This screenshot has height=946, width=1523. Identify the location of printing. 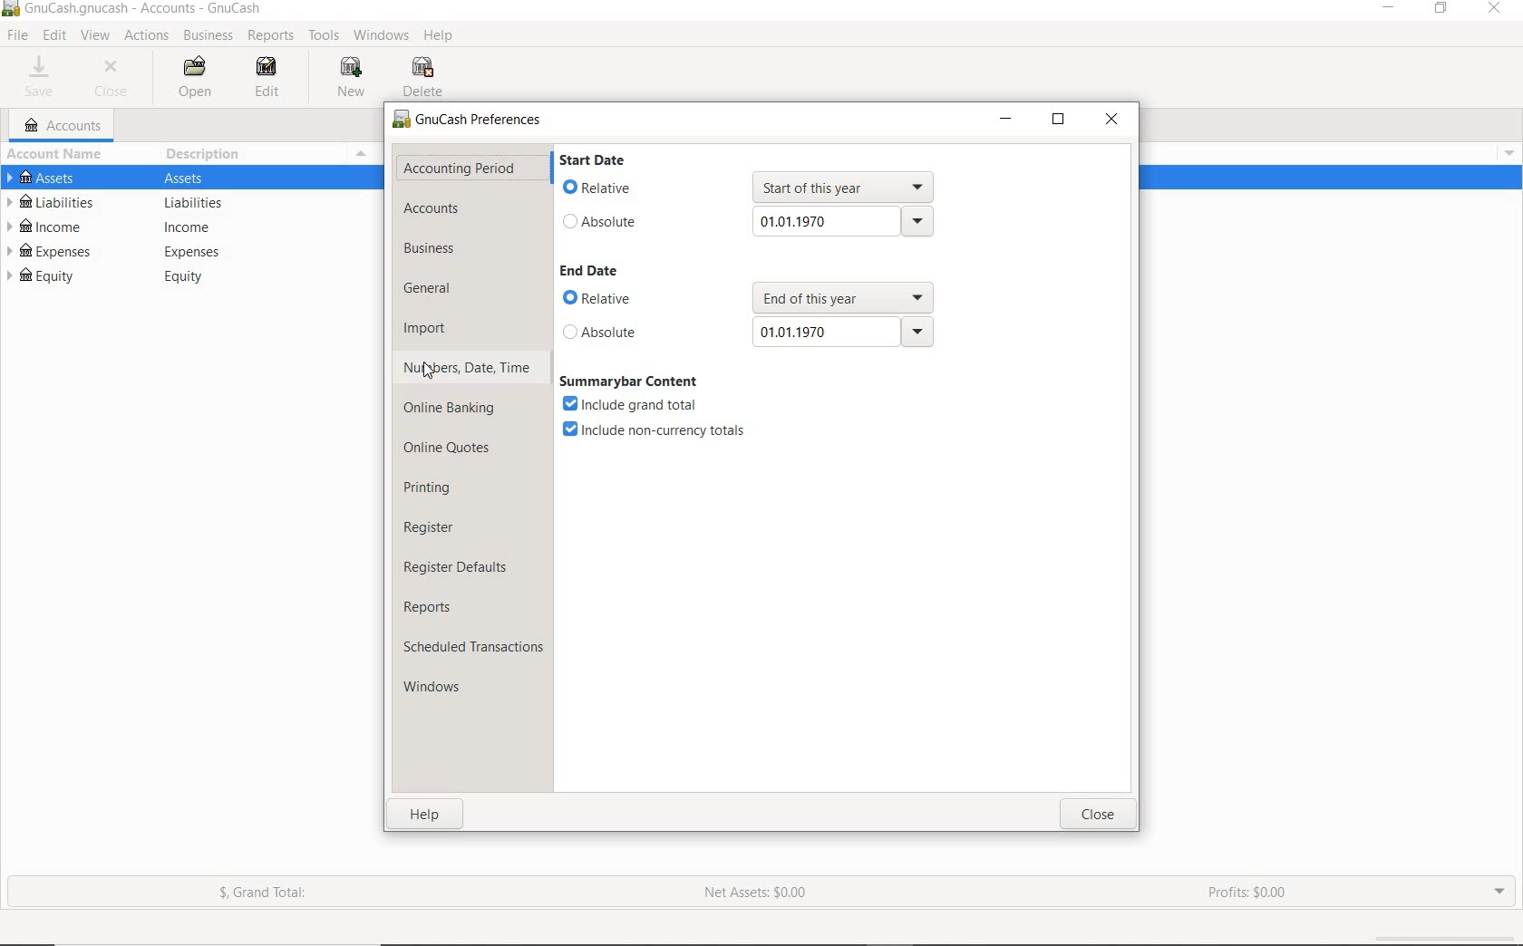
(435, 491).